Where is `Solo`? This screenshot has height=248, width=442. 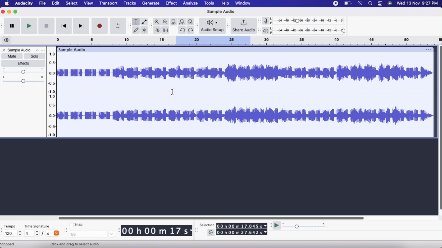
Solo is located at coordinates (34, 56).